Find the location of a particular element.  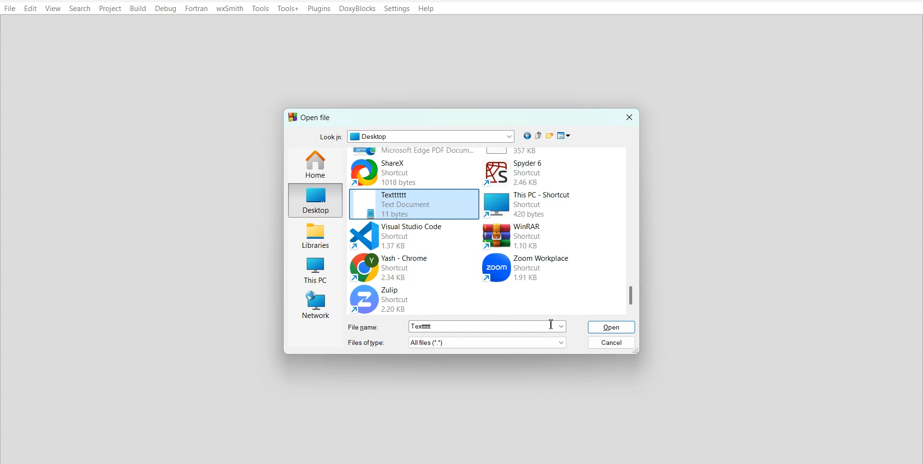

more options is located at coordinates (486, 343).